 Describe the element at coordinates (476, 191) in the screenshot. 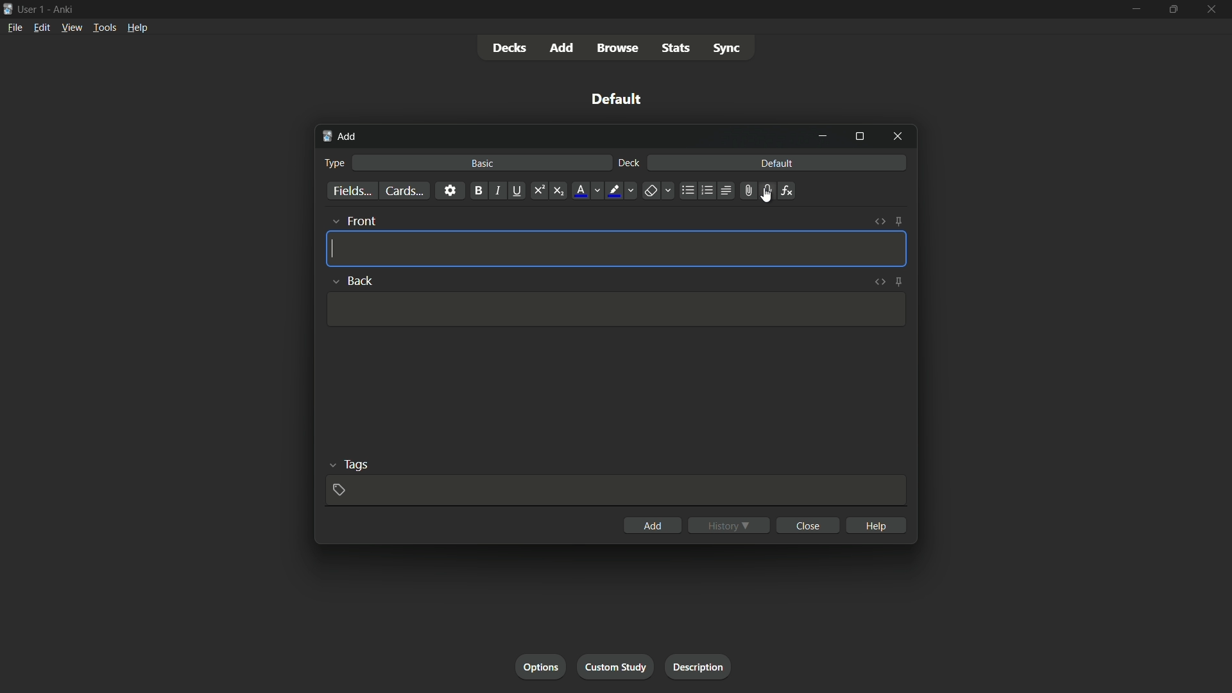

I see `bold` at that location.